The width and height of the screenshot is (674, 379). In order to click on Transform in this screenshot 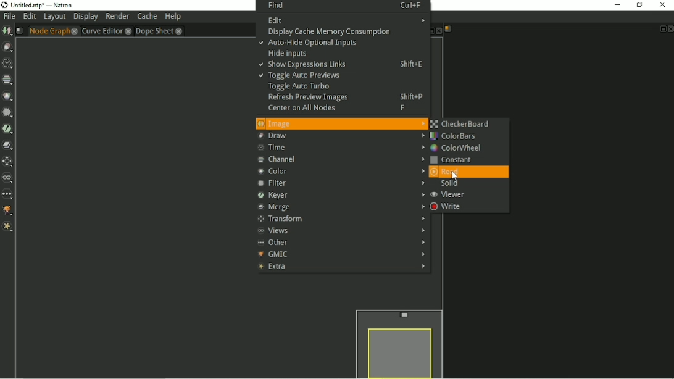, I will do `click(340, 219)`.